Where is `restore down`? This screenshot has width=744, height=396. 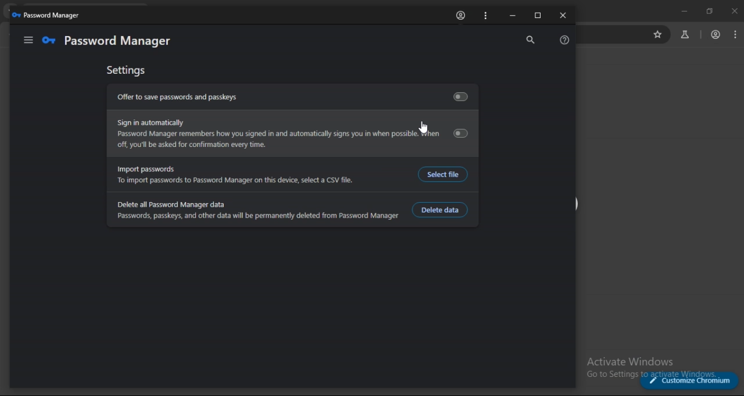 restore down is located at coordinates (537, 16).